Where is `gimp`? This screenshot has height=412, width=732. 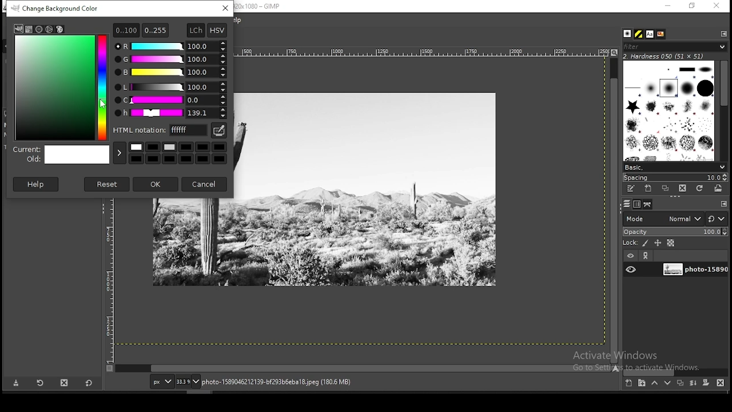 gimp is located at coordinates (18, 29).